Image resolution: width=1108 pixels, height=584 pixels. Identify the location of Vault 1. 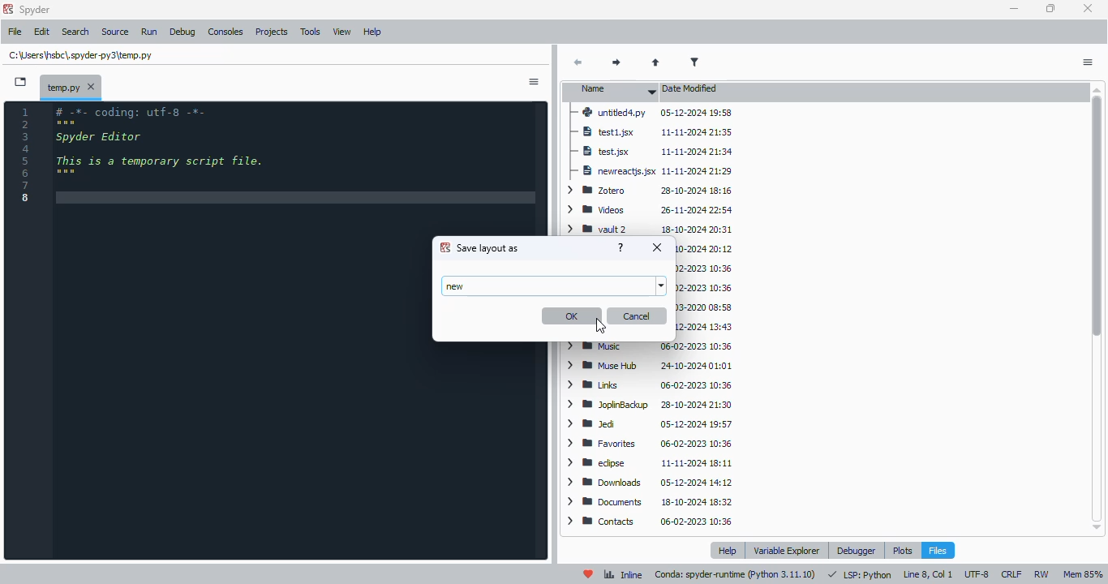
(703, 248).